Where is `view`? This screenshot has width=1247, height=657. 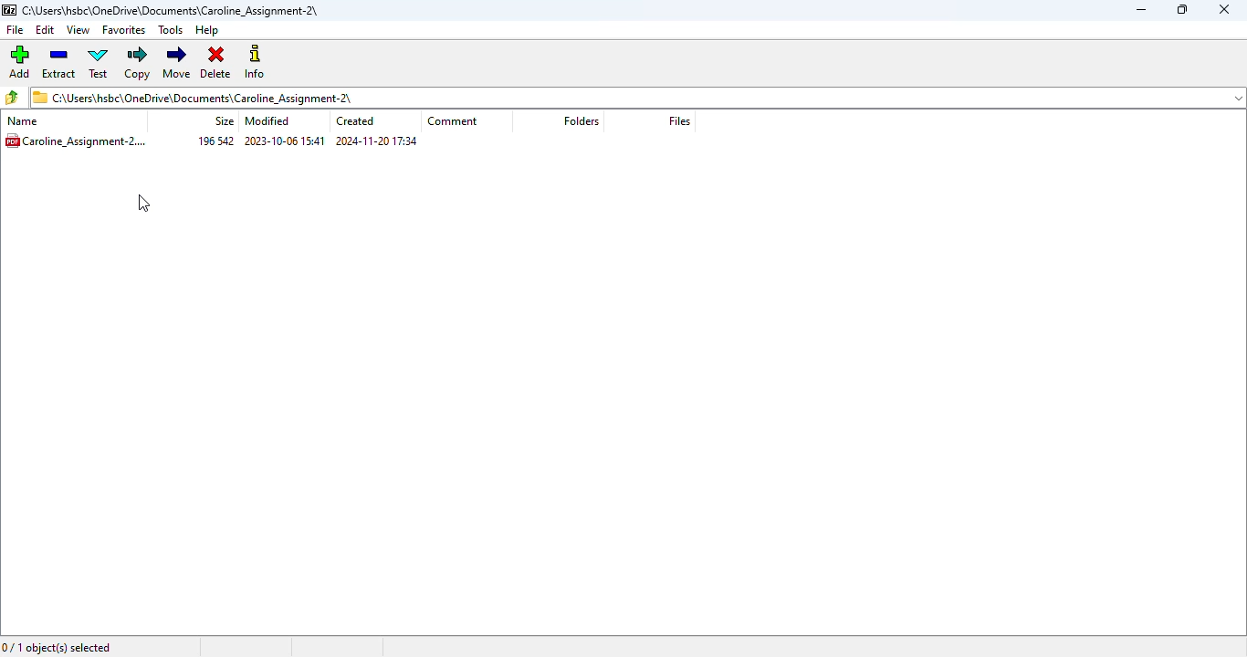 view is located at coordinates (79, 30).